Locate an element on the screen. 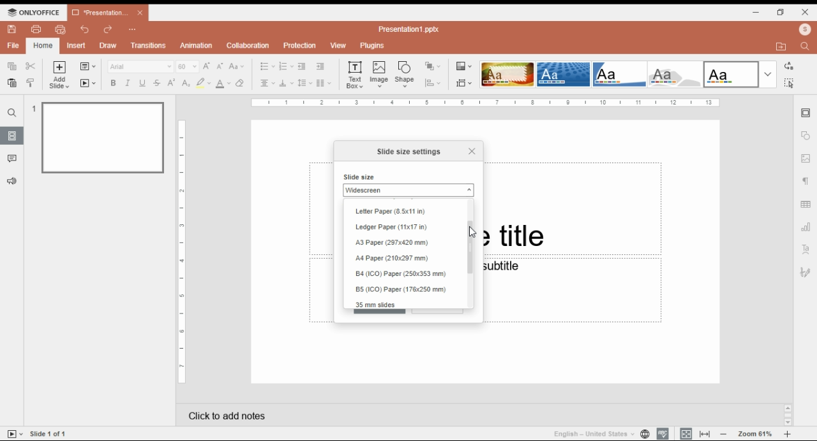 The image size is (817, 441). undo is located at coordinates (86, 29).